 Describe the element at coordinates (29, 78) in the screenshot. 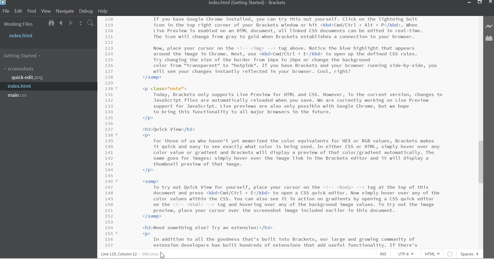

I see `quick-edit.png file name` at that location.